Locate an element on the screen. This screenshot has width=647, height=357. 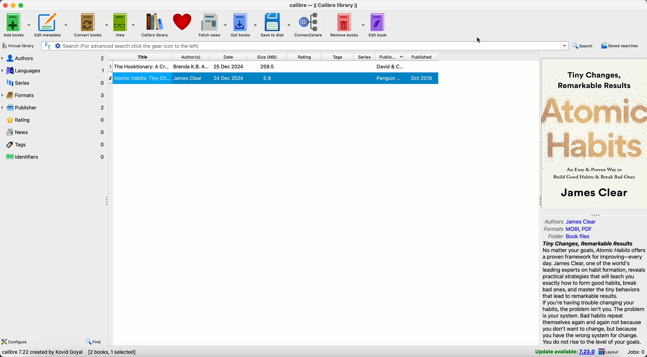
Add books is located at coordinates (17, 25).